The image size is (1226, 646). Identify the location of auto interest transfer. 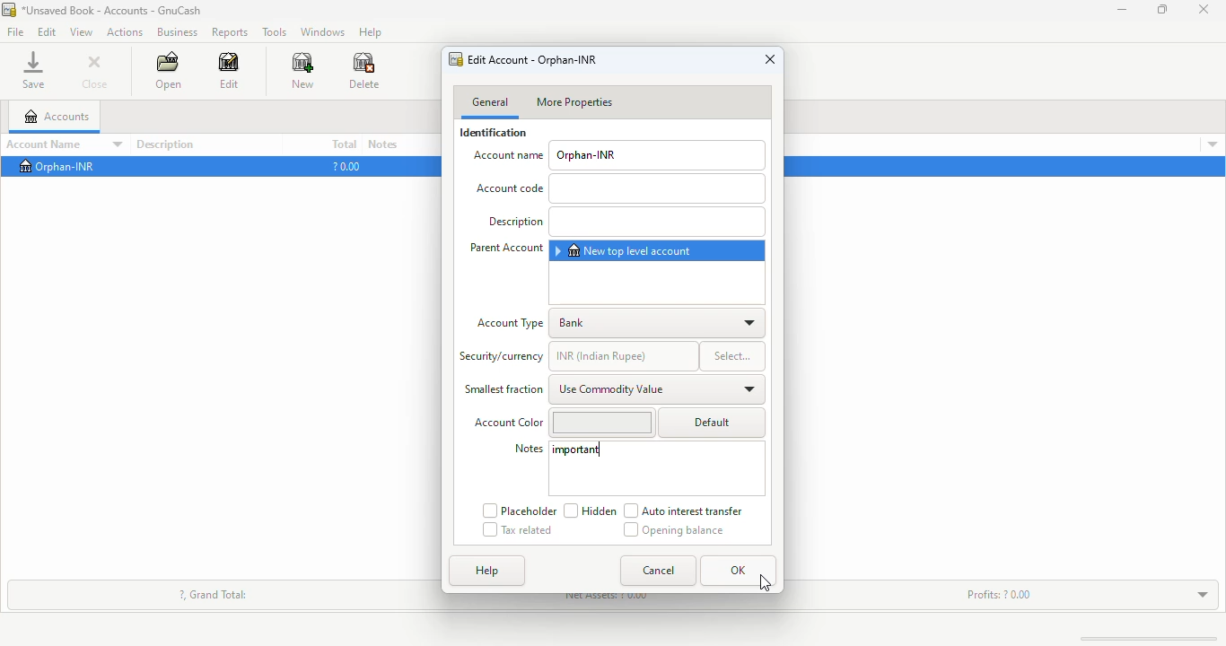
(684, 511).